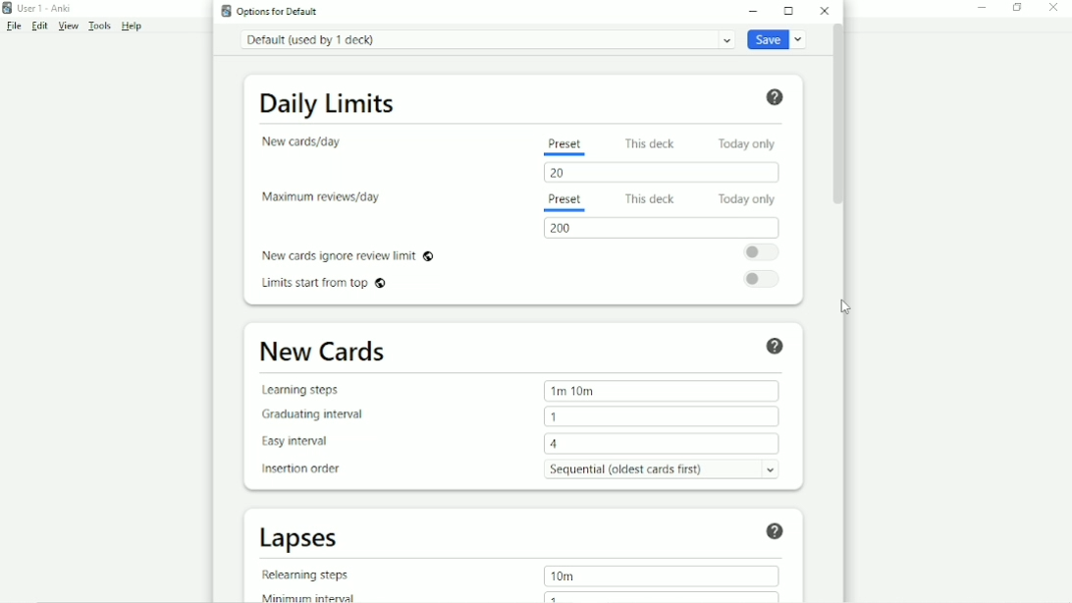  Describe the element at coordinates (14, 27) in the screenshot. I see `File` at that location.